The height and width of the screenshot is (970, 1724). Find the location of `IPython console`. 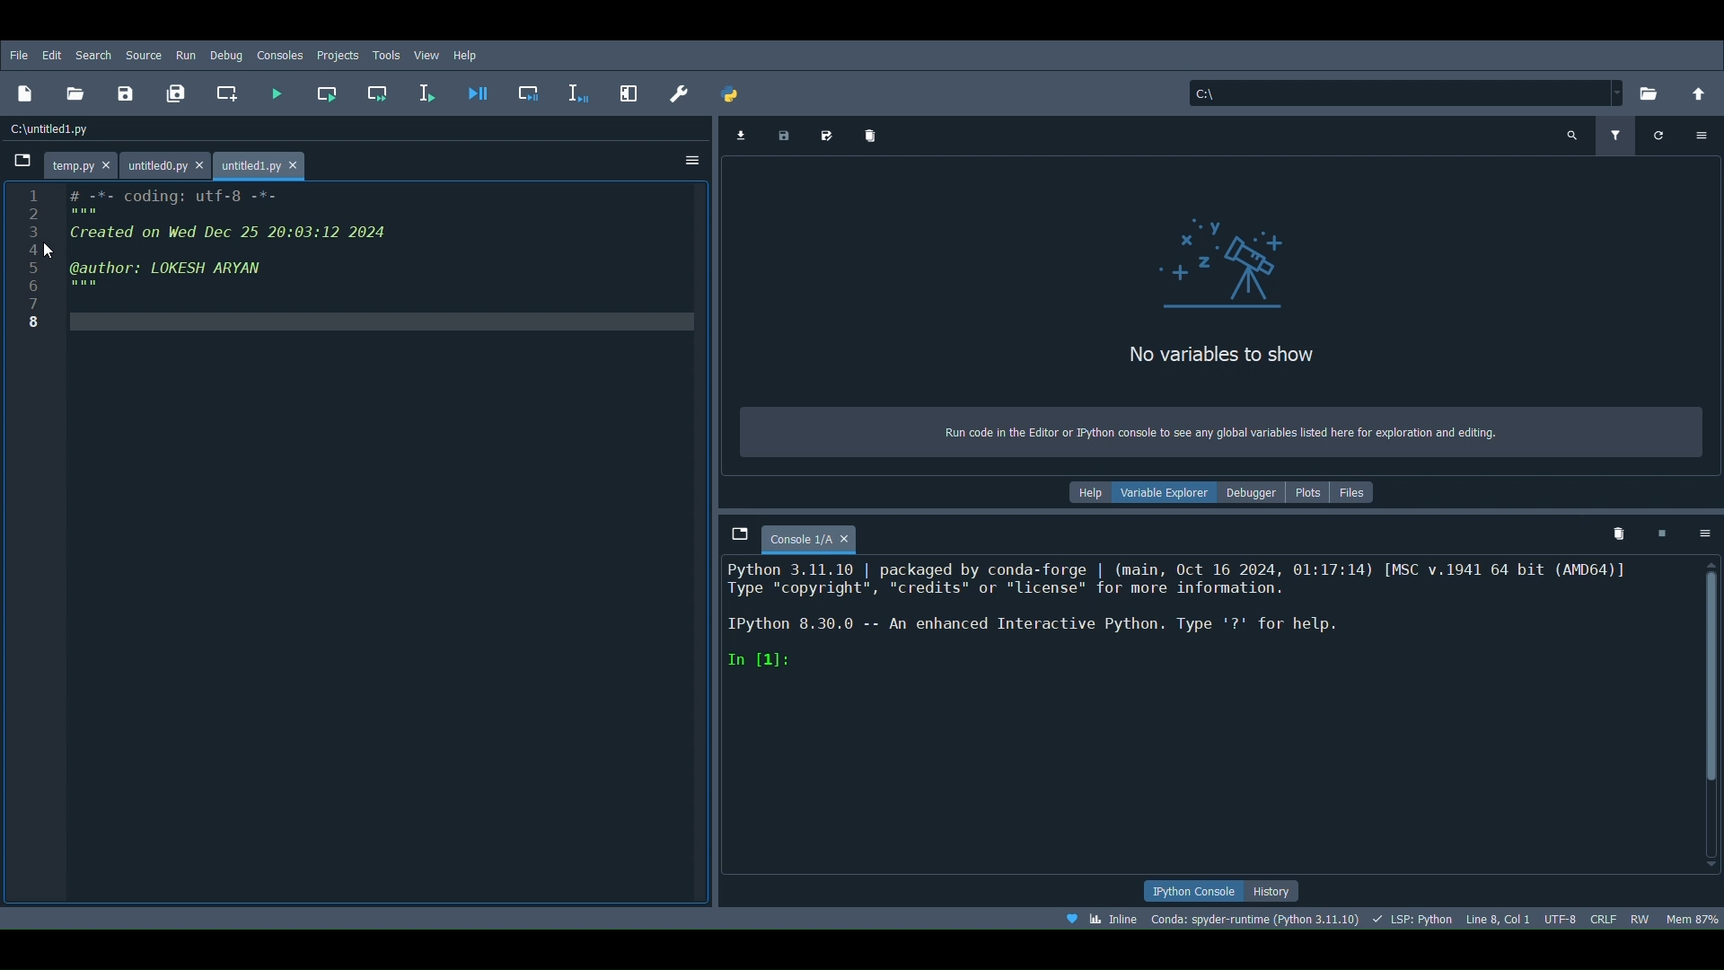

IPython console is located at coordinates (1185, 890).